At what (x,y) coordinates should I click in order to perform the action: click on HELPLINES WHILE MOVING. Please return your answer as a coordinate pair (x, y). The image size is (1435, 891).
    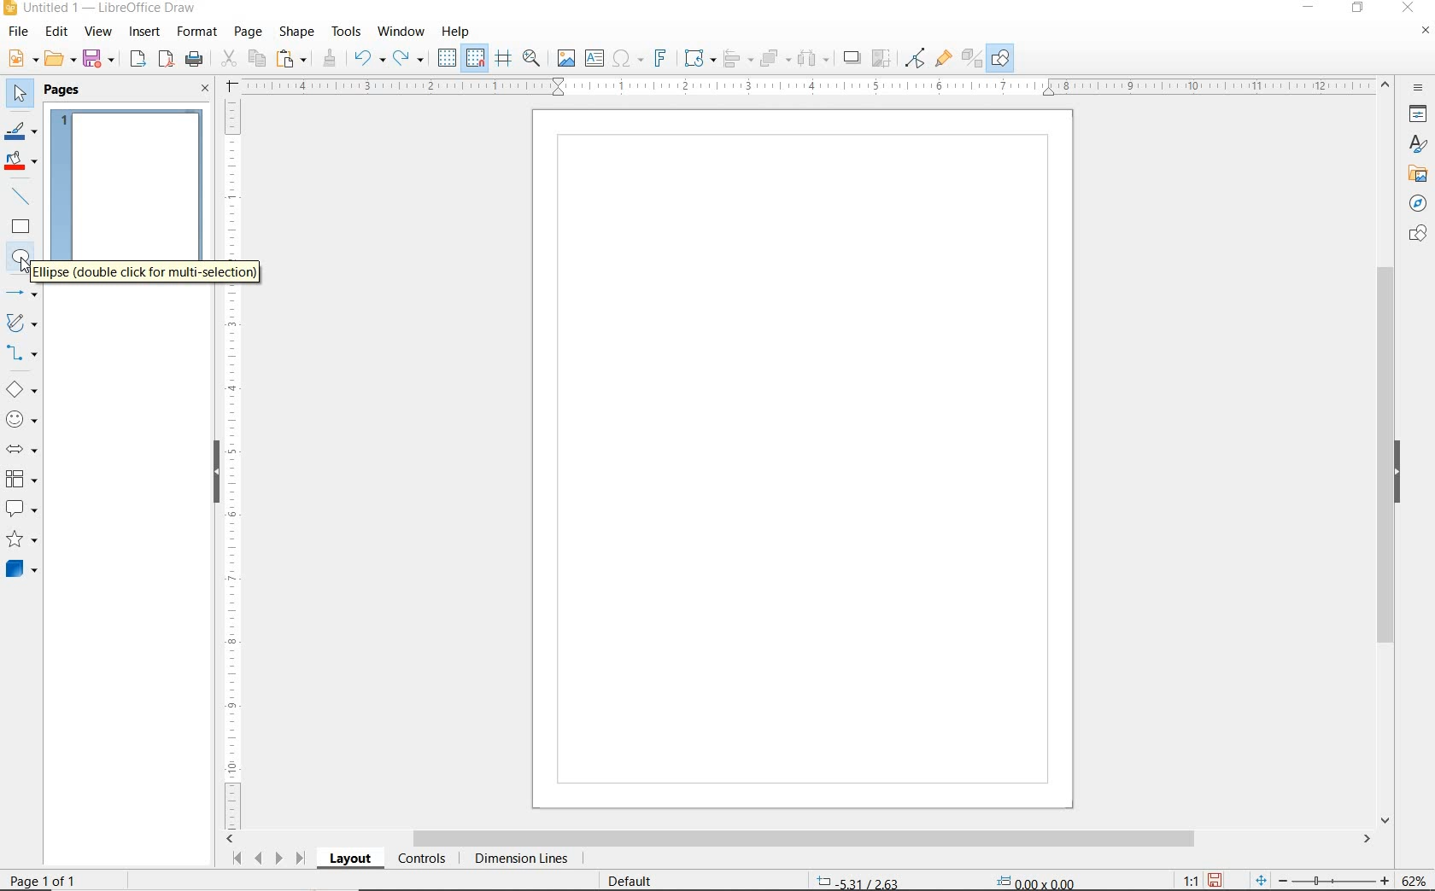
    Looking at the image, I should click on (503, 59).